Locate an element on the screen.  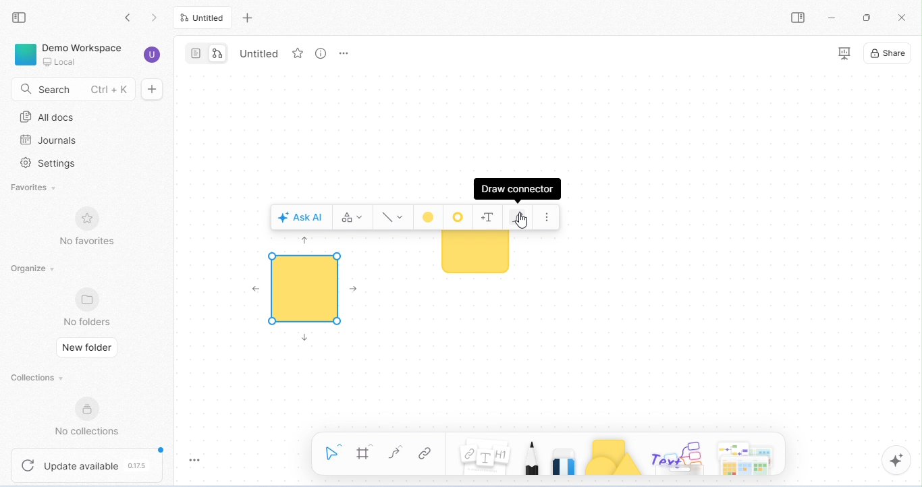
demo workspace is located at coordinates (68, 53).